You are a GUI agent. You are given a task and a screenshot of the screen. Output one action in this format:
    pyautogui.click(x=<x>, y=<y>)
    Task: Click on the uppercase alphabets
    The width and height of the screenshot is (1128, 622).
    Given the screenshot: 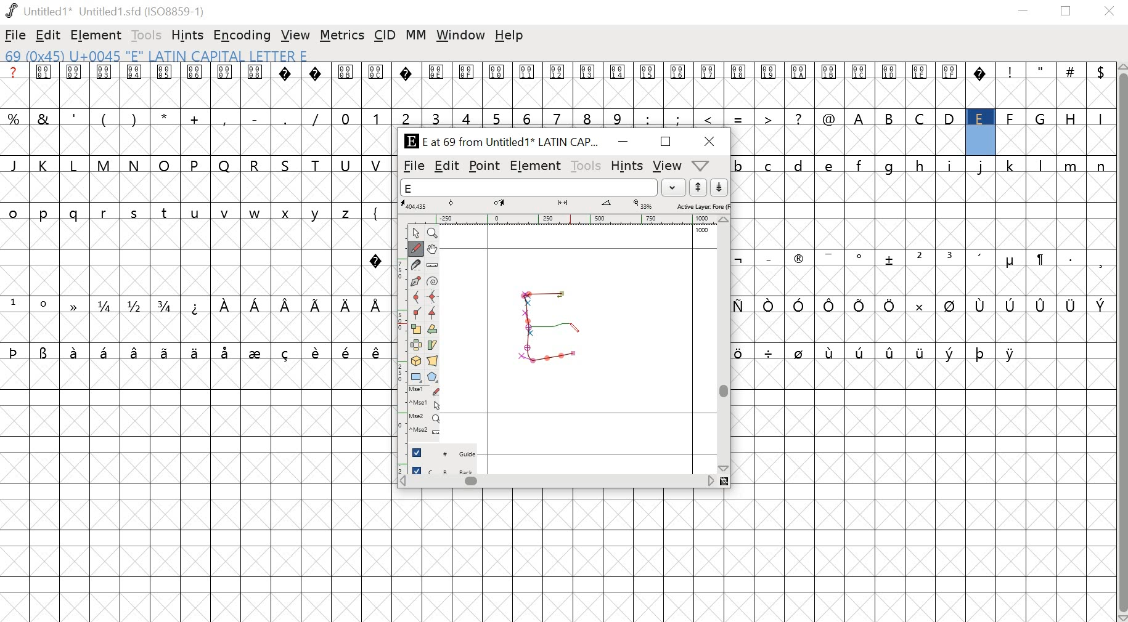 What is the action you would take?
    pyautogui.click(x=198, y=165)
    